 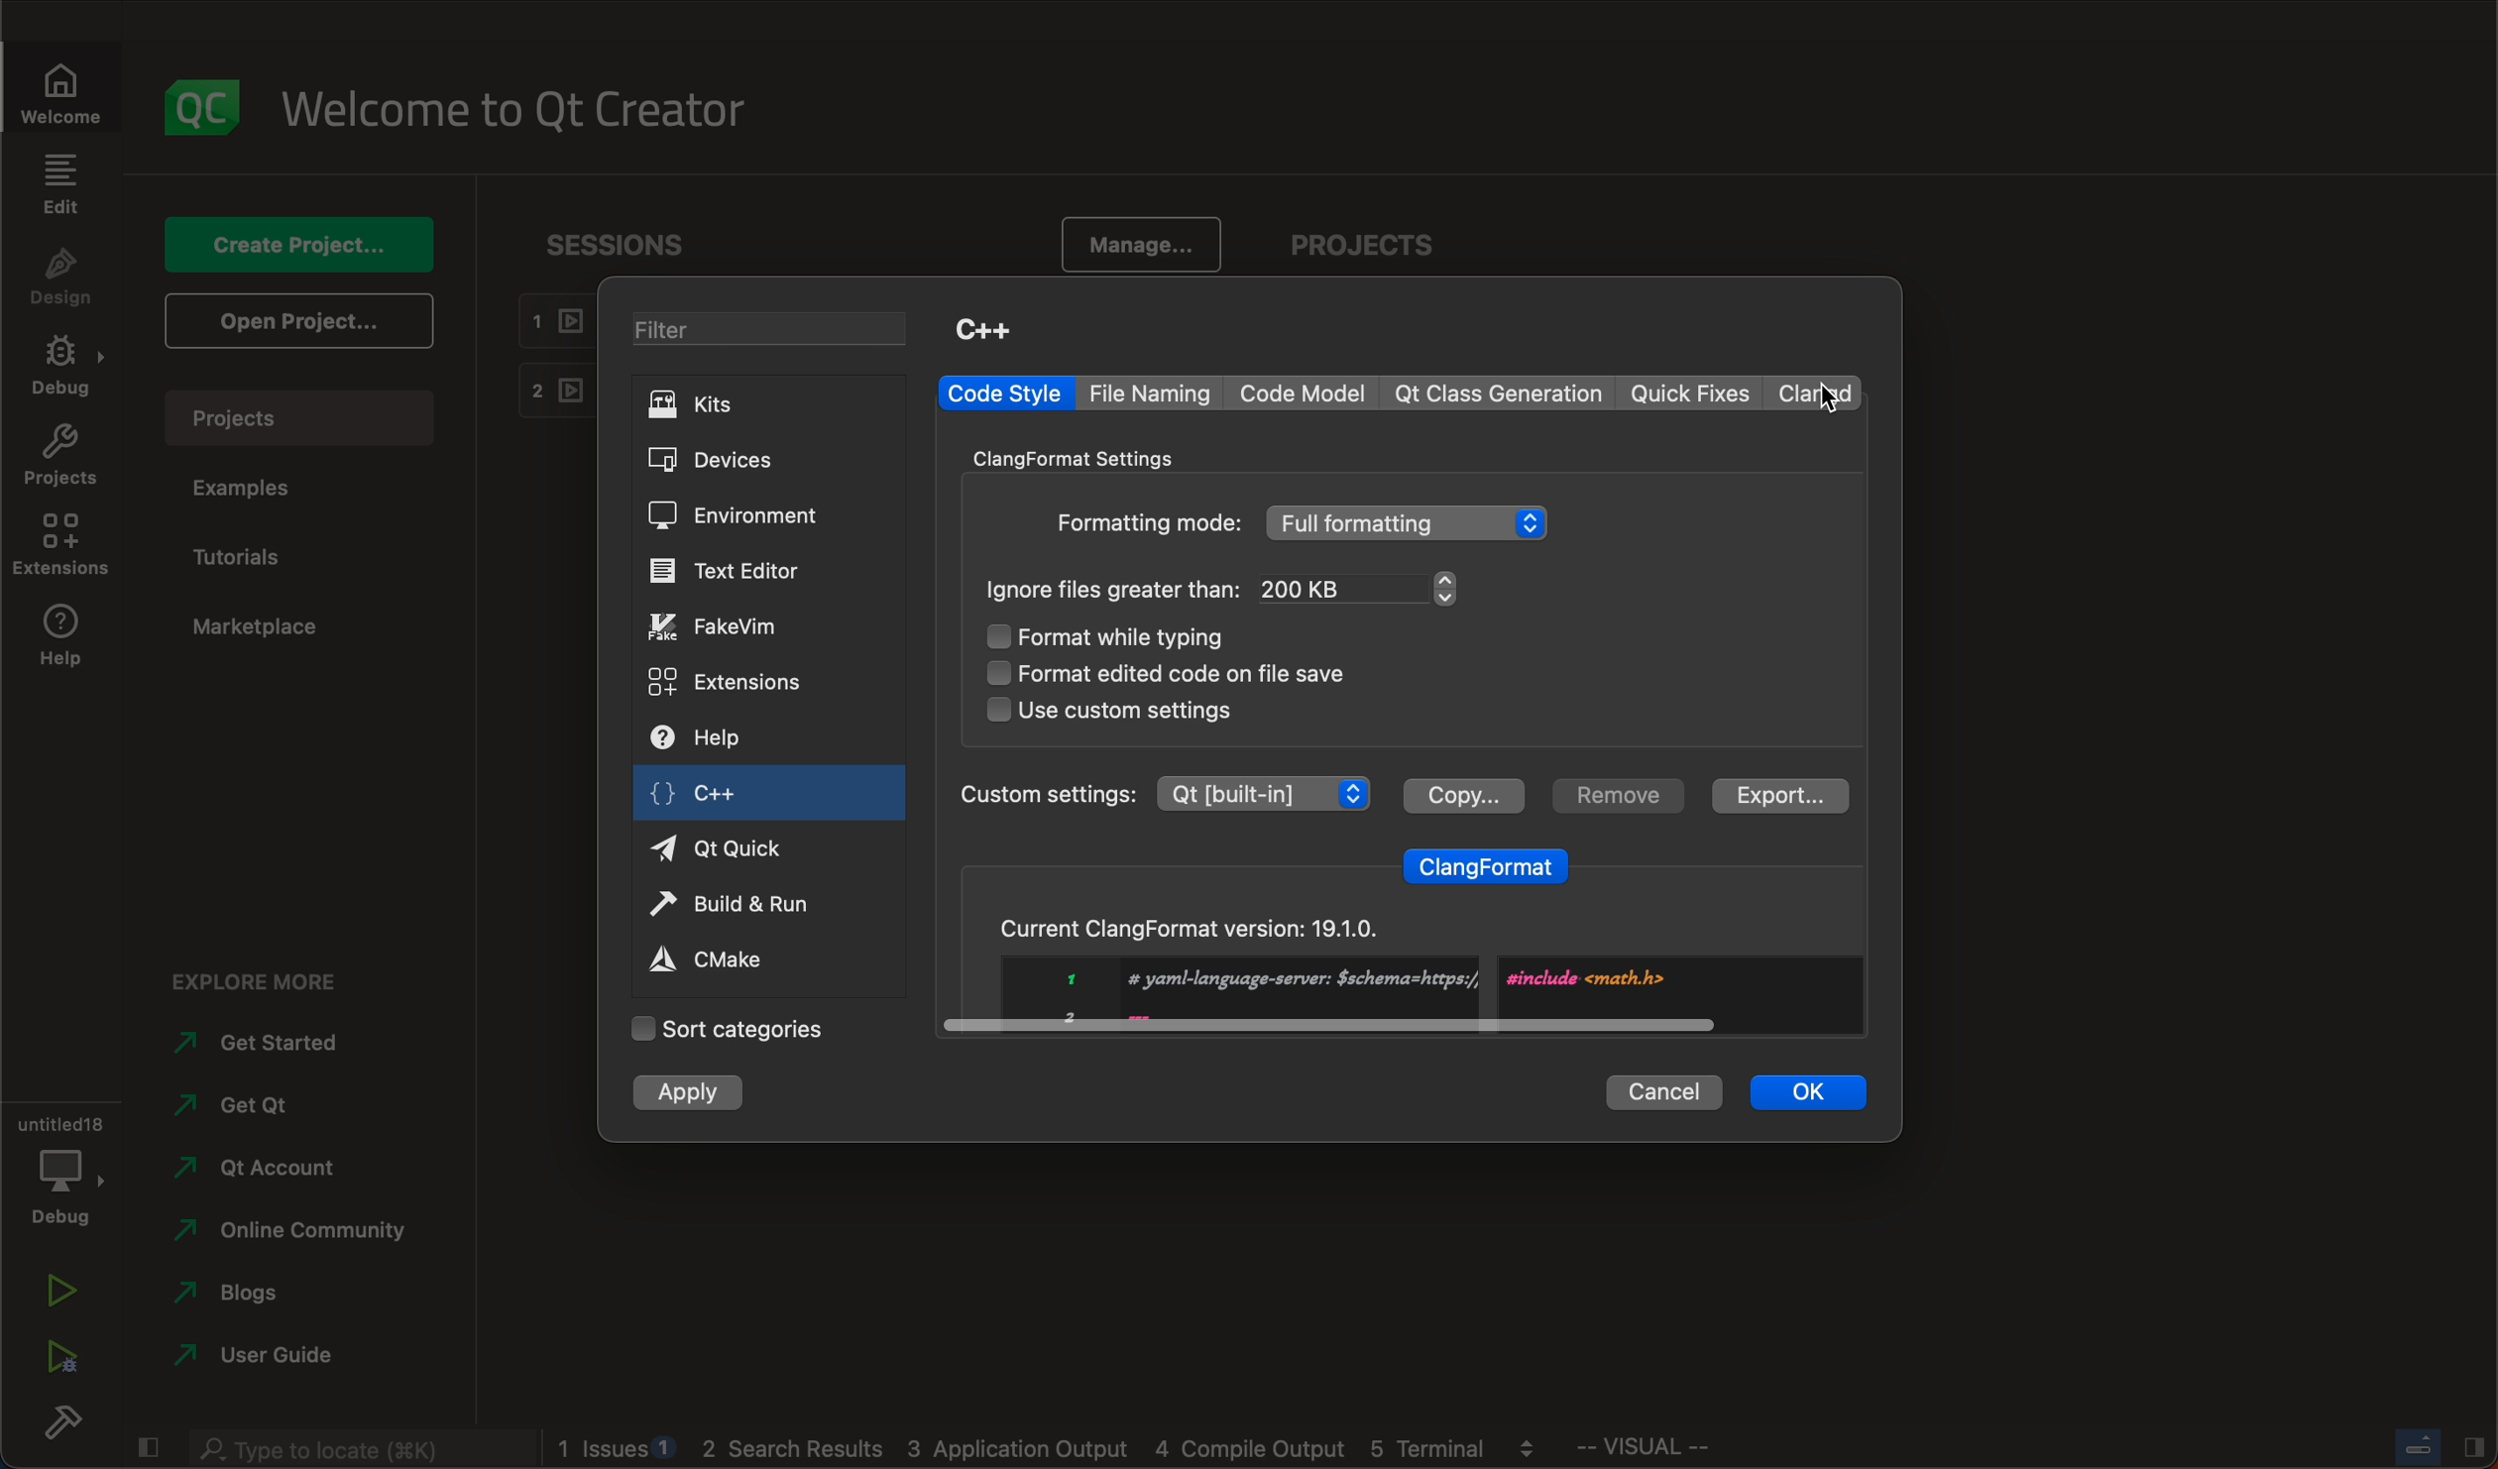 What do you see at coordinates (1306, 392) in the screenshot?
I see `code model` at bounding box center [1306, 392].